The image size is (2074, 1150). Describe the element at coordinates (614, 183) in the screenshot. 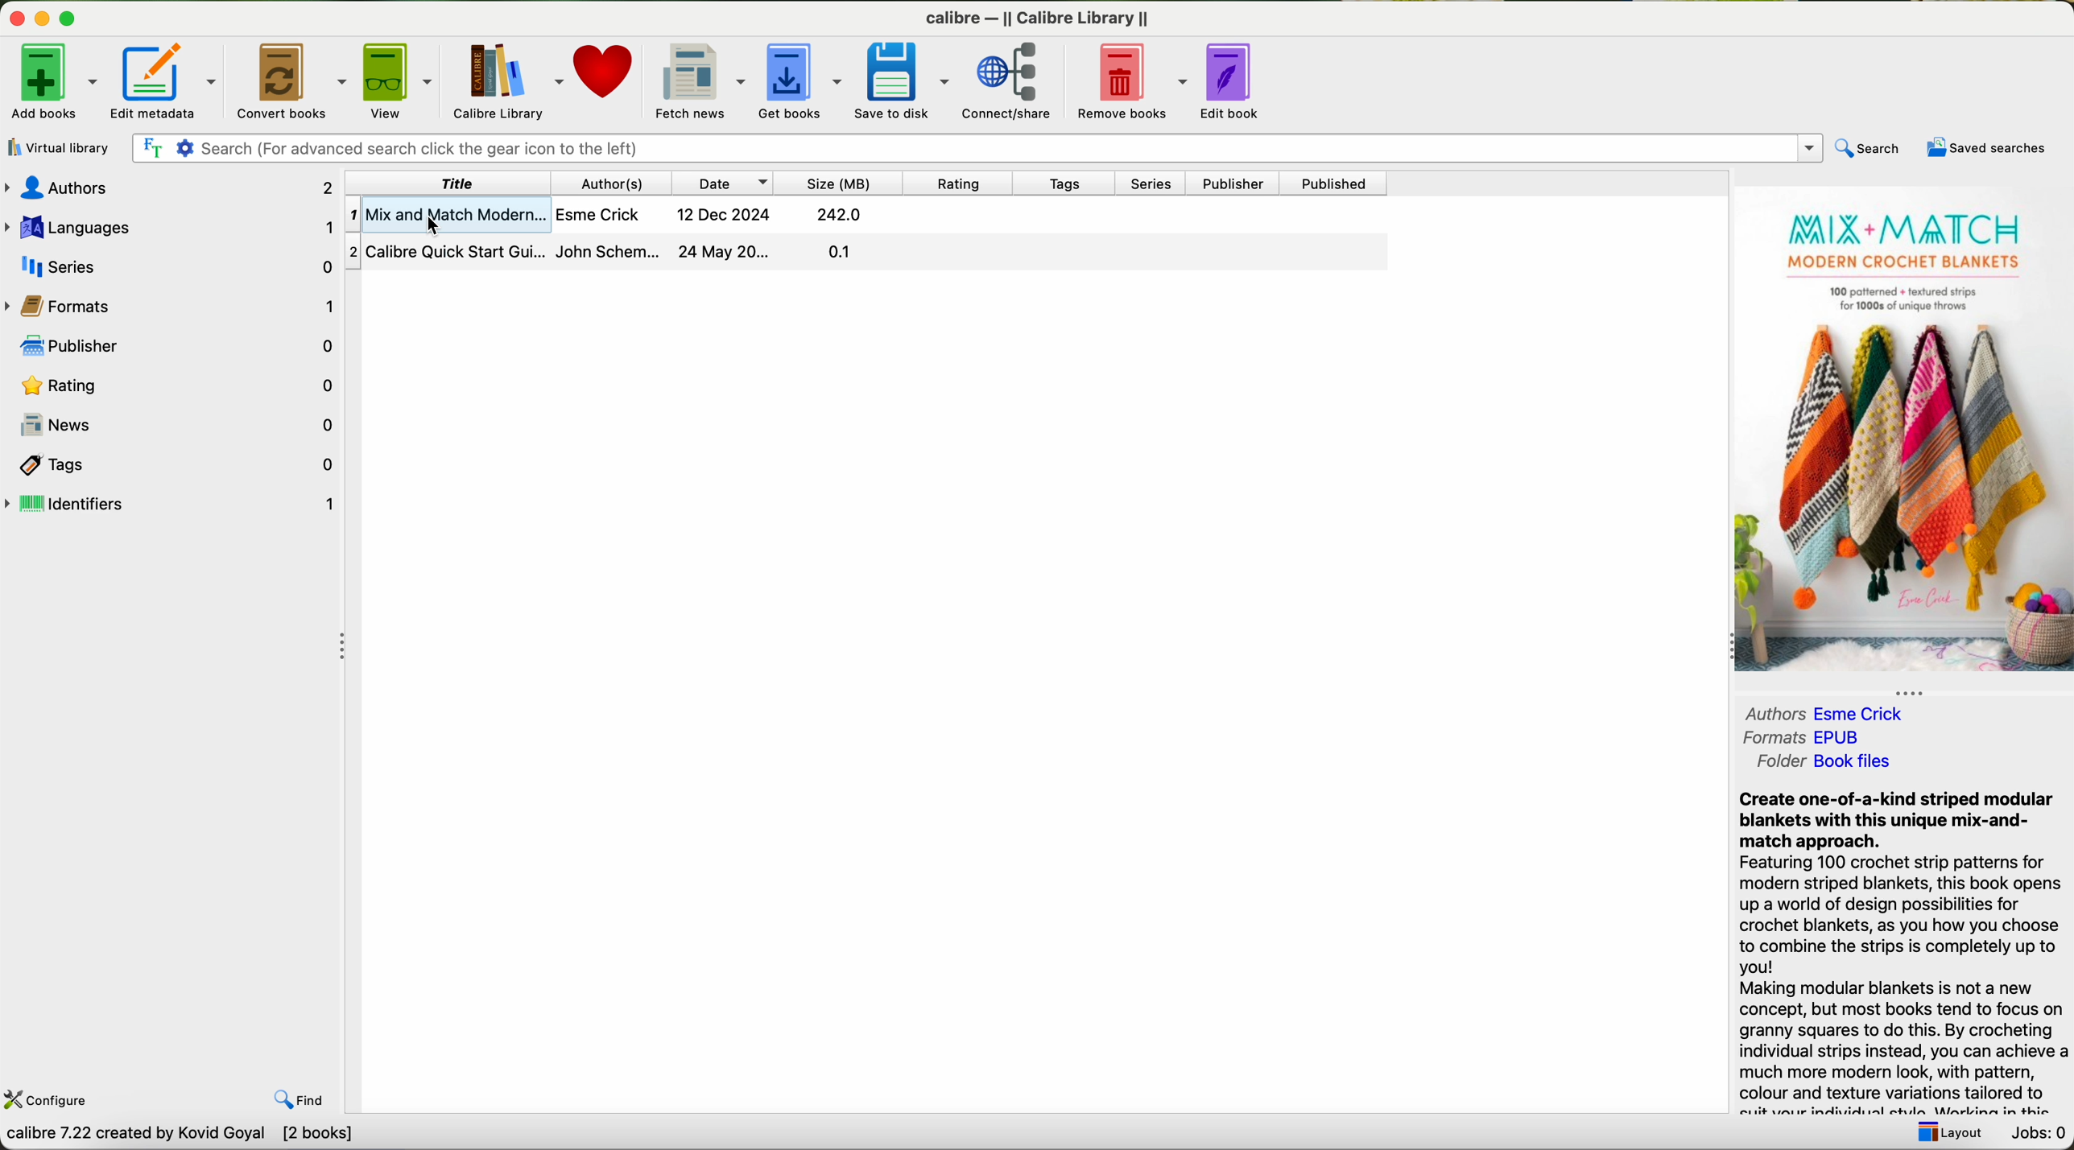

I see `author(s)` at that location.